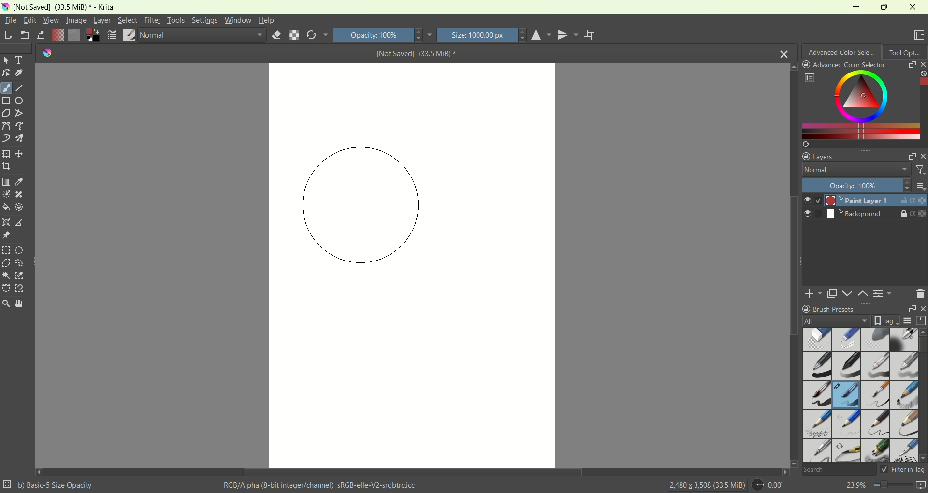 The image size is (928, 493). Describe the element at coordinates (238, 20) in the screenshot. I see `window` at that location.